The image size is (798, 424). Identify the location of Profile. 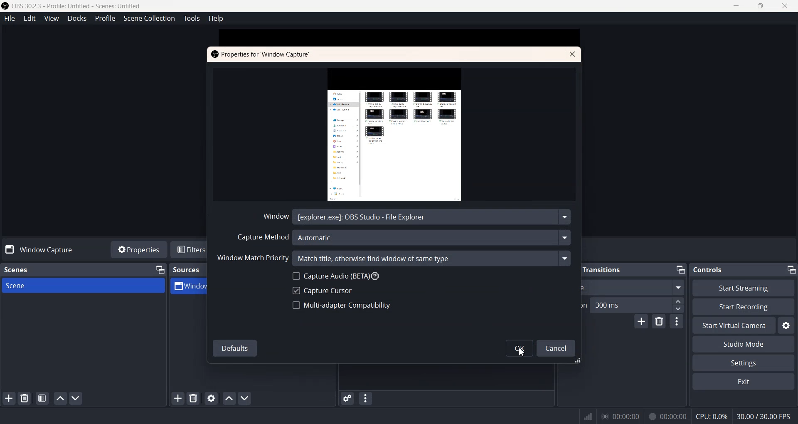
(105, 18).